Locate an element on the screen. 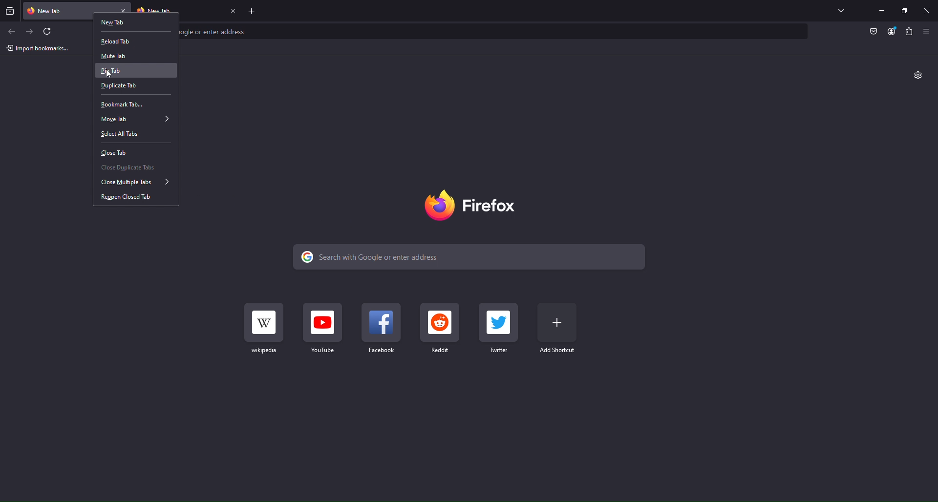 The width and height of the screenshot is (938, 502). Add New Tab is located at coordinates (254, 10).